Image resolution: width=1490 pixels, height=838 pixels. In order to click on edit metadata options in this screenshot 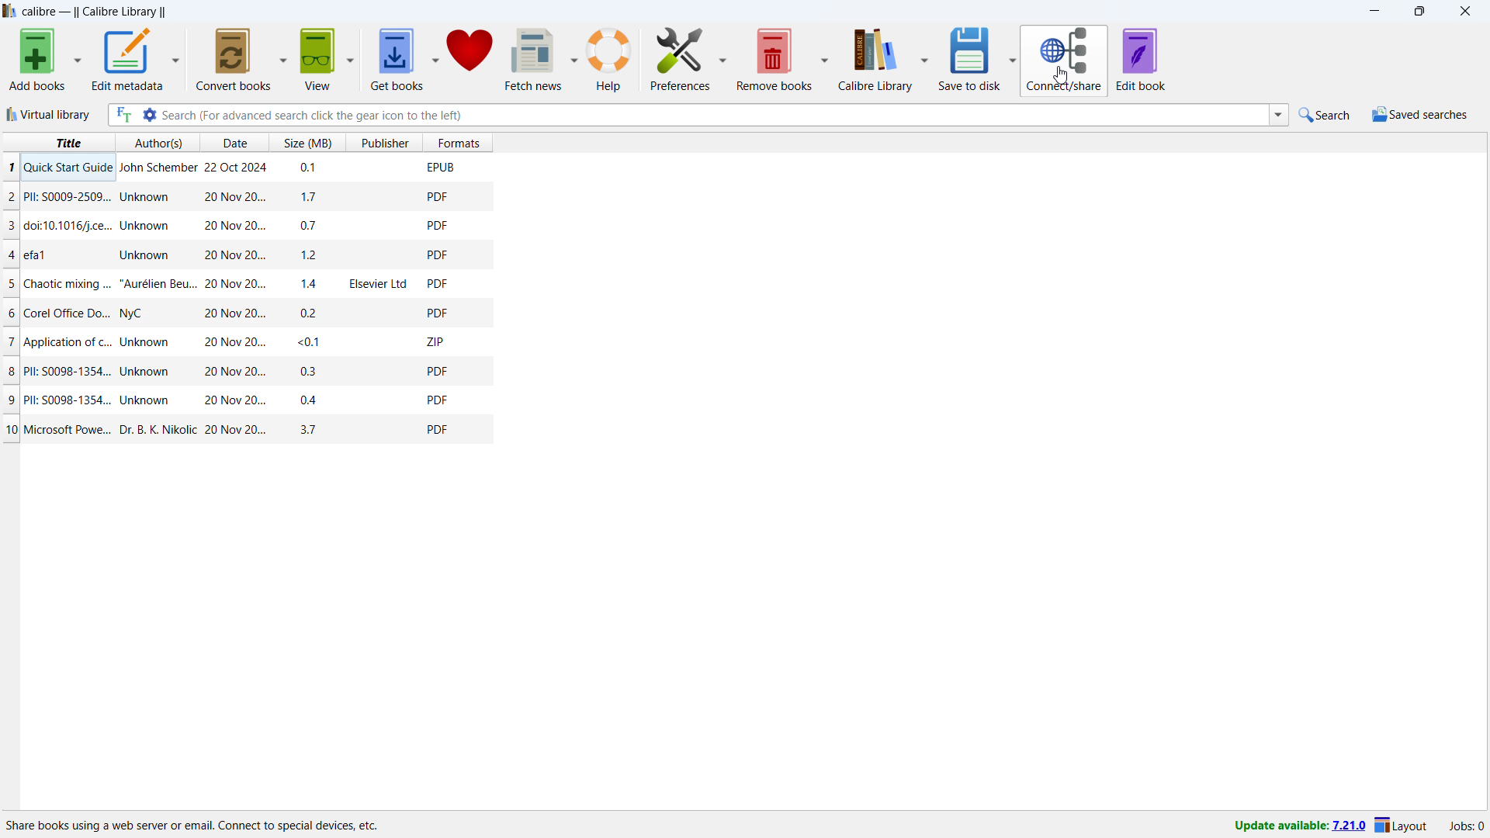, I will do `click(175, 57)`.